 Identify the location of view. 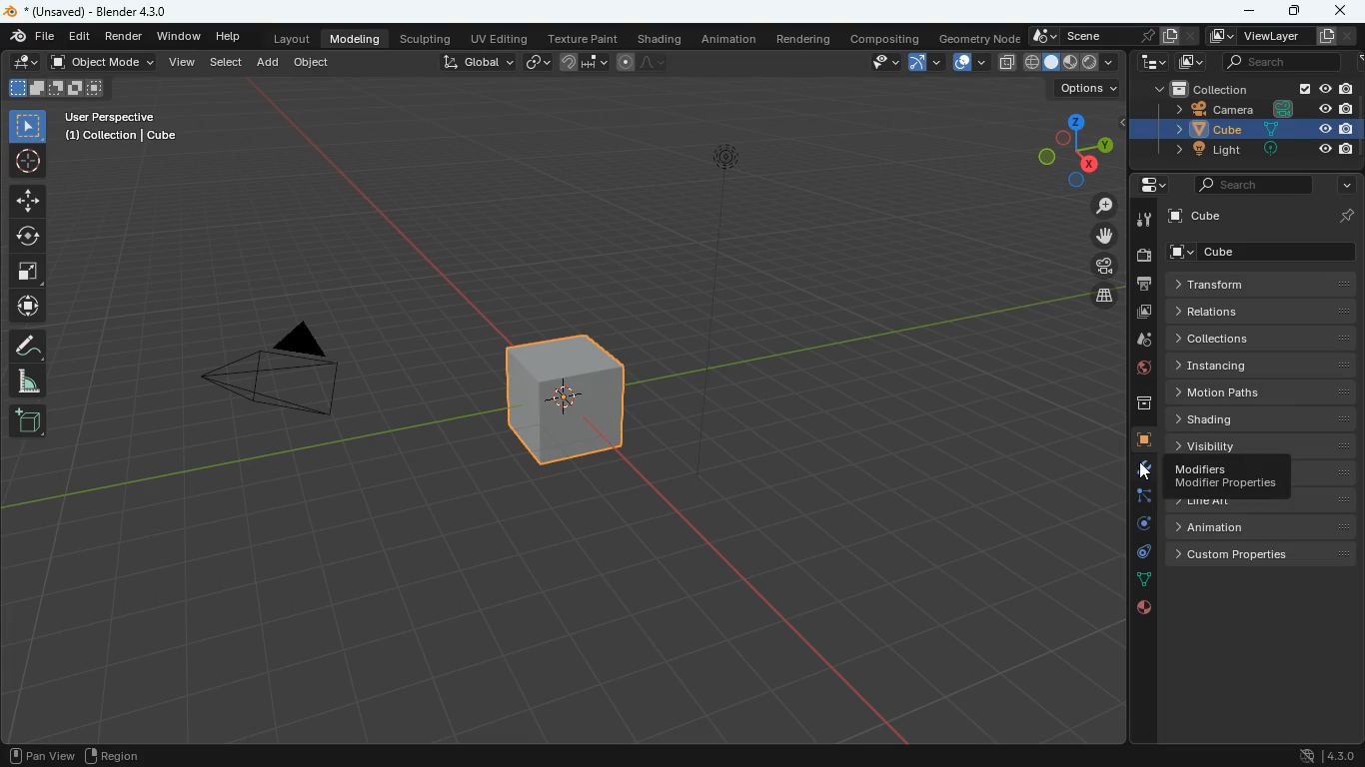
(871, 63).